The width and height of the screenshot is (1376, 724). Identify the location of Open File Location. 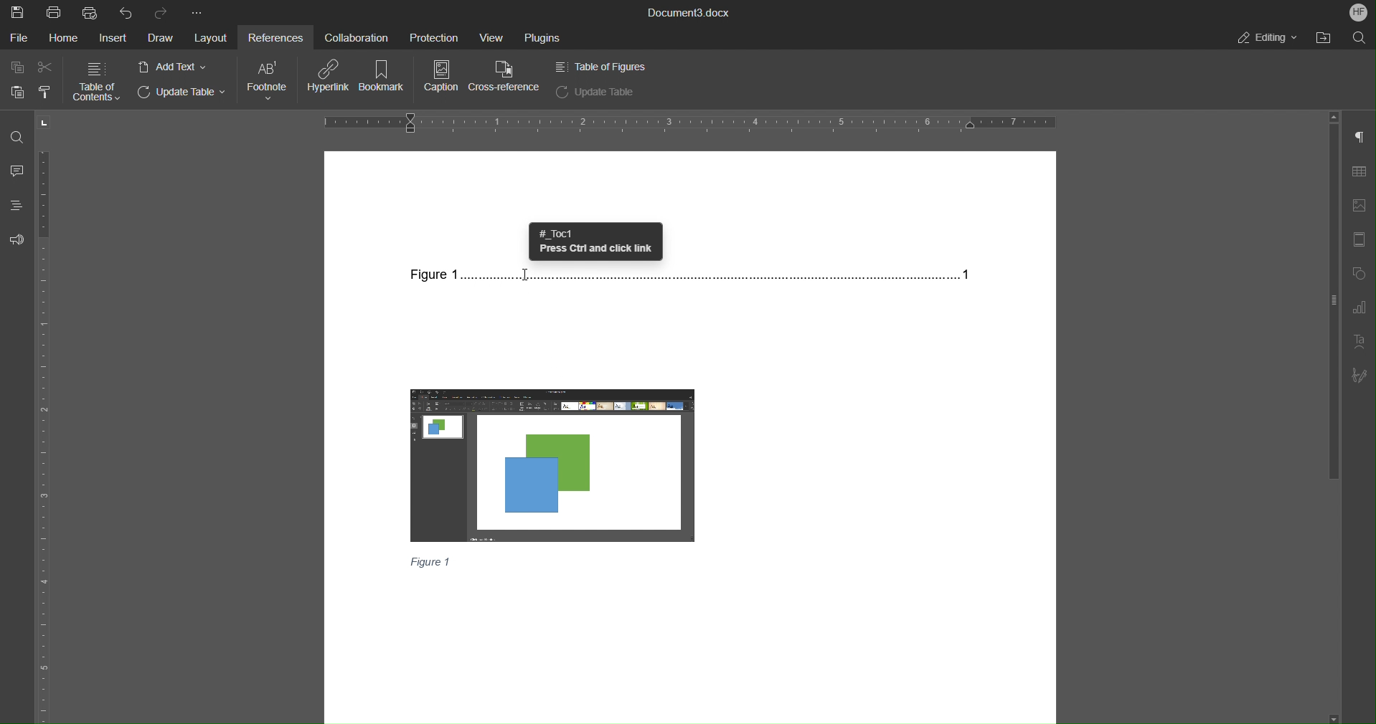
(1329, 39).